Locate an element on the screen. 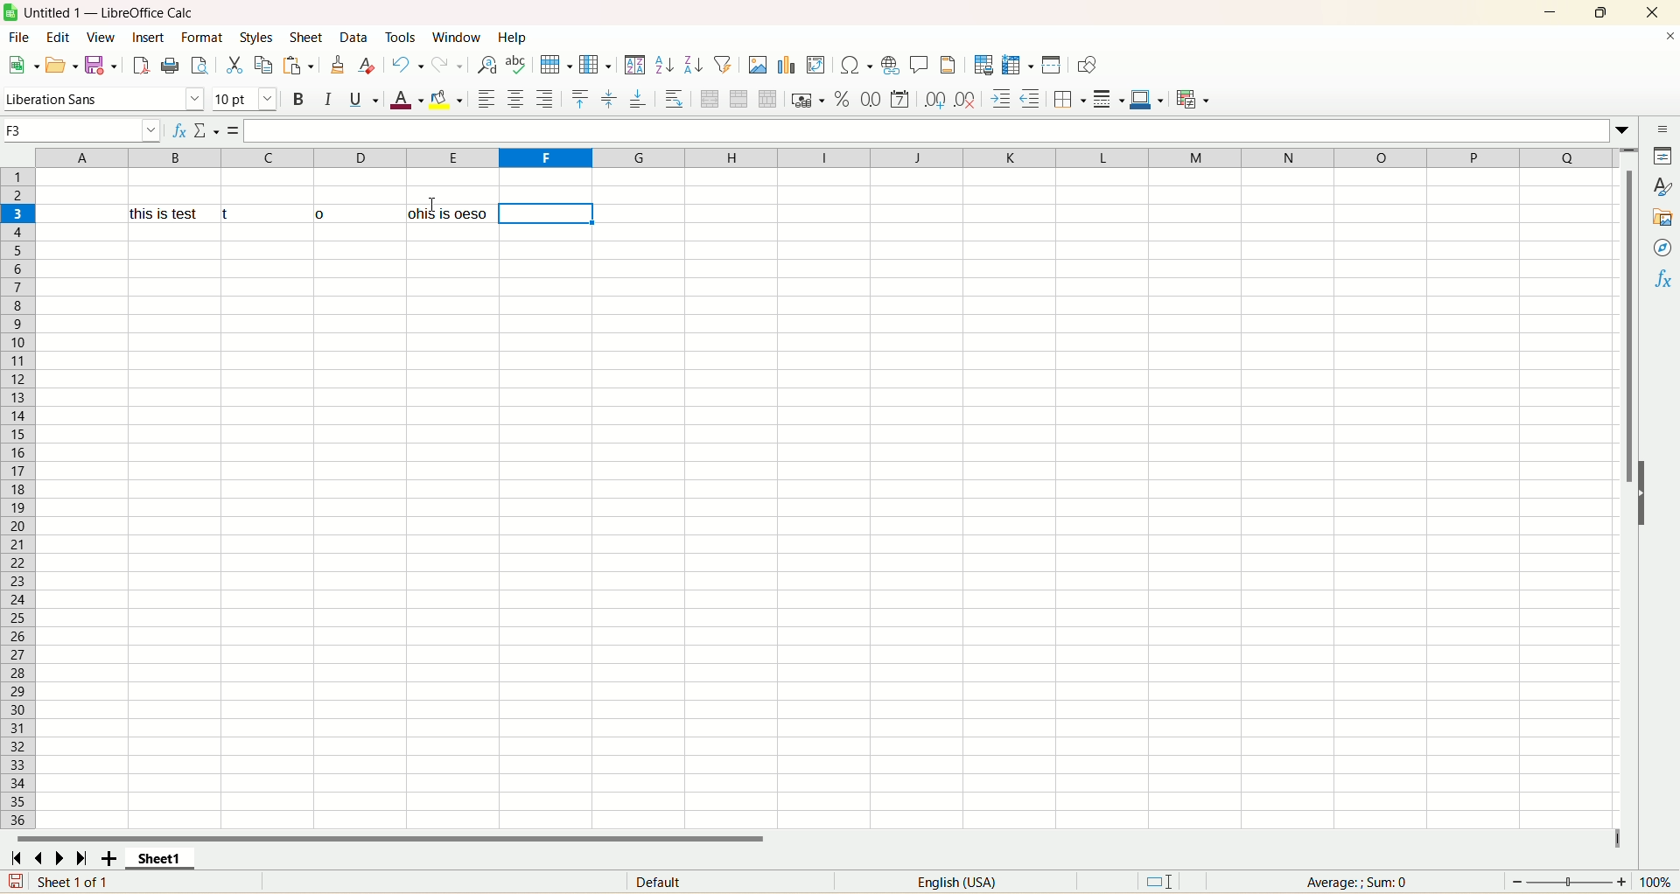 The height and width of the screenshot is (894, 1680). function is located at coordinates (1662, 284).